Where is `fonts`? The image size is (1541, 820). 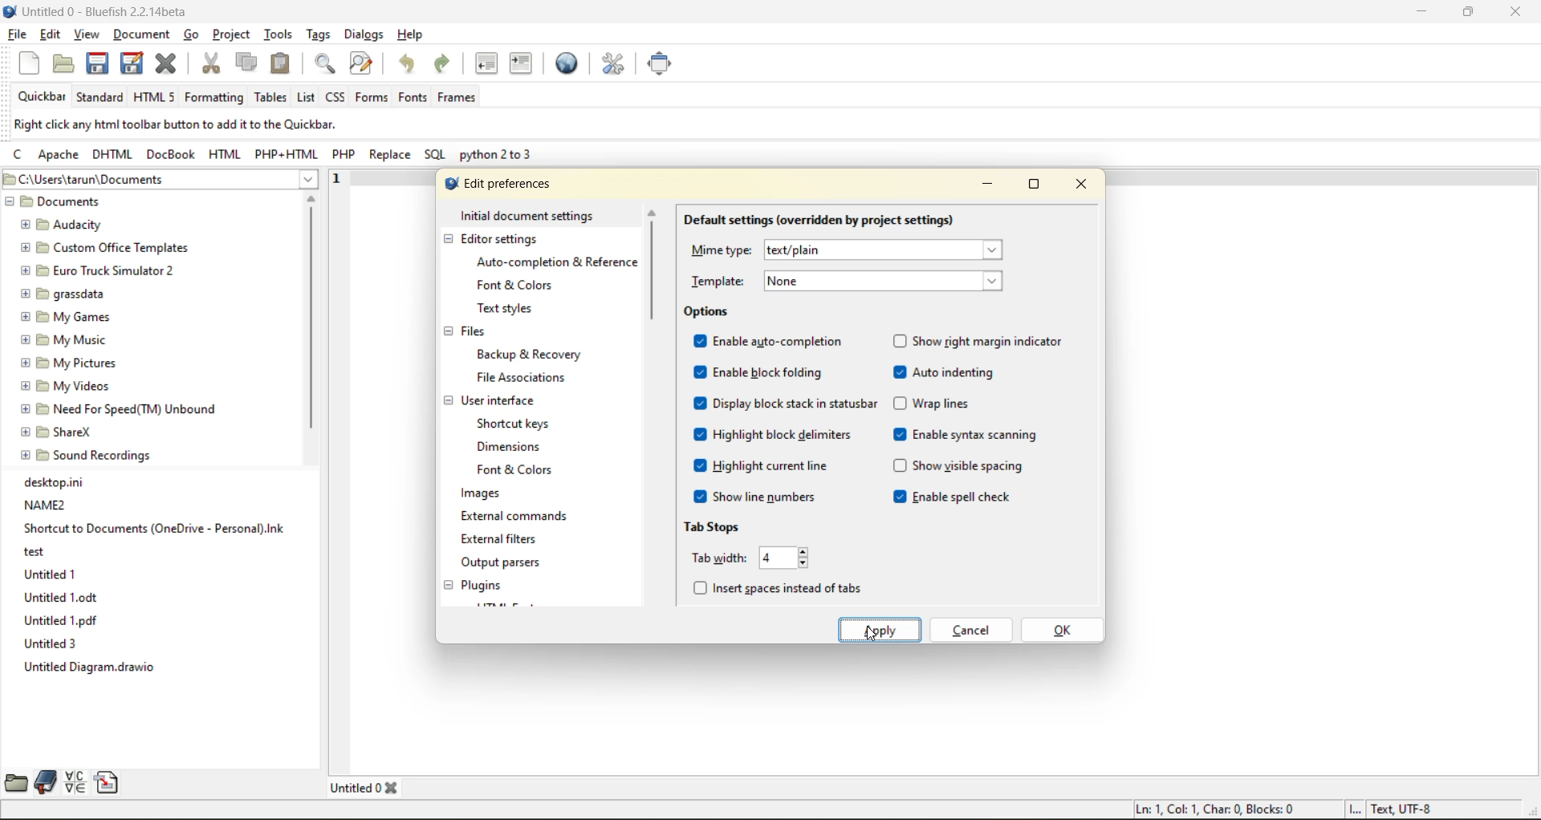 fonts is located at coordinates (413, 99).